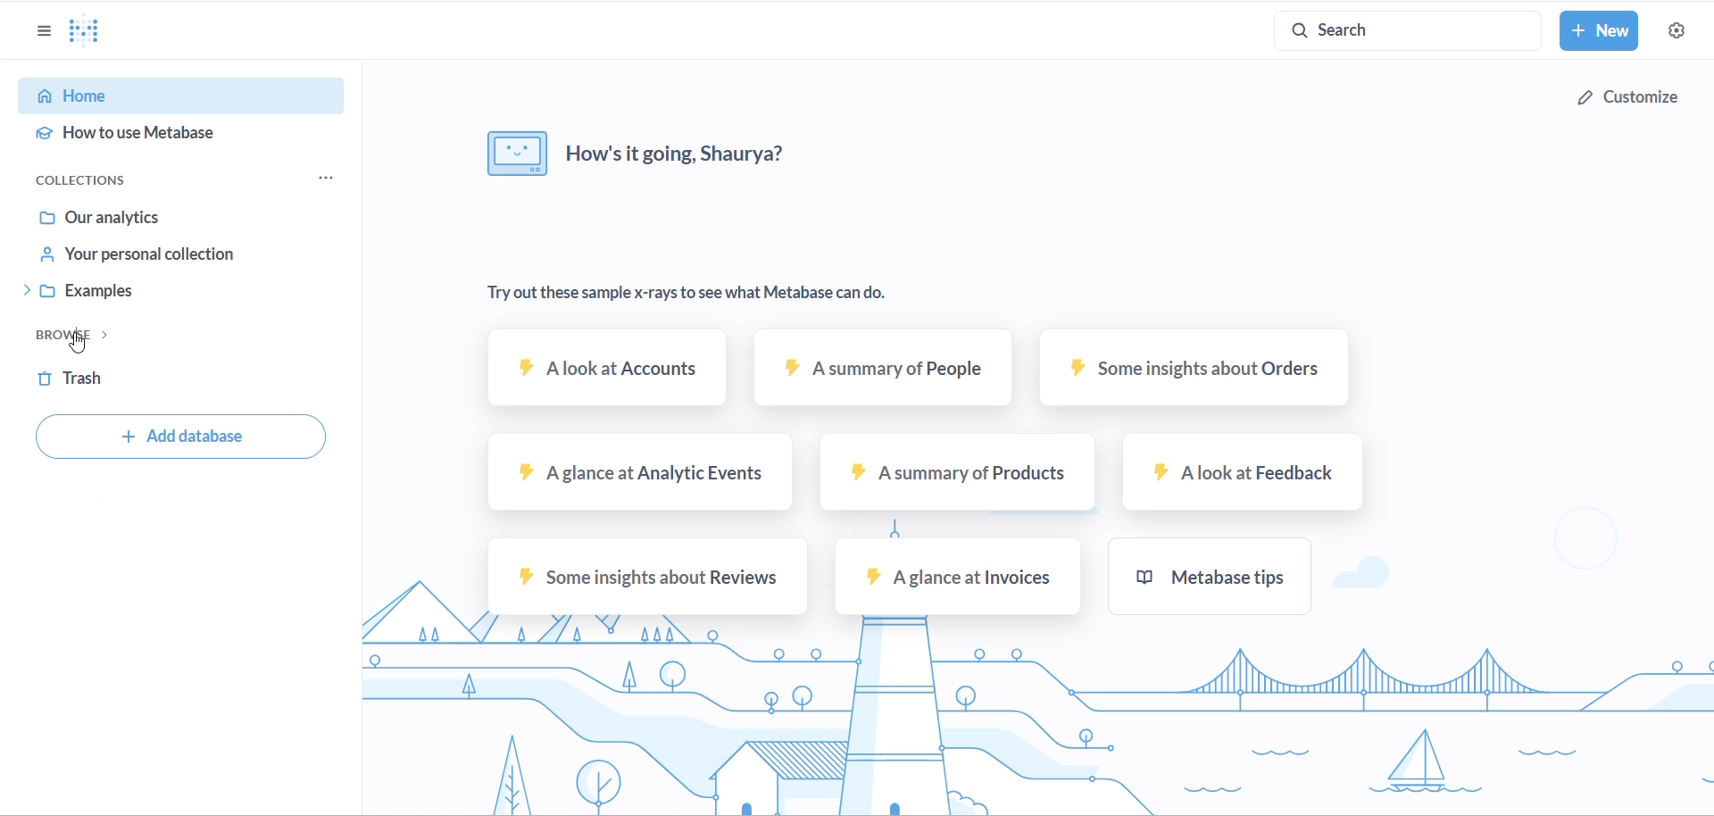  I want to click on A glance at Analytic events, so click(644, 478).